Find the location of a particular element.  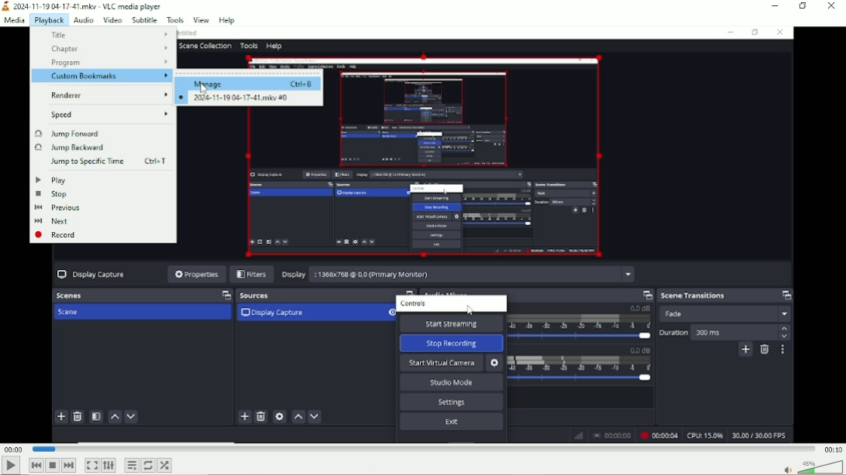

2024-11-19 04-17.mkv - VLC media player is located at coordinates (84, 5).